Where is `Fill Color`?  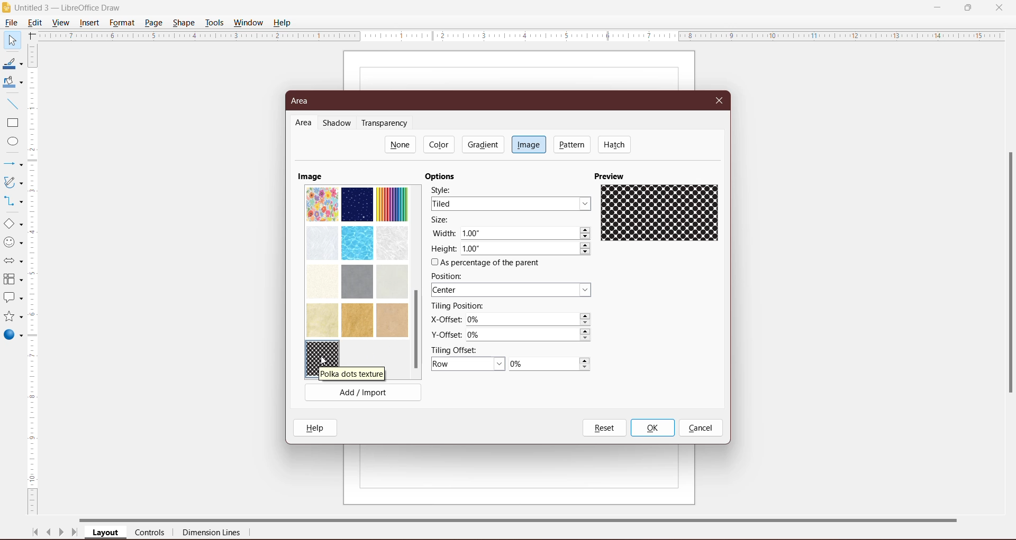 Fill Color is located at coordinates (11, 82).